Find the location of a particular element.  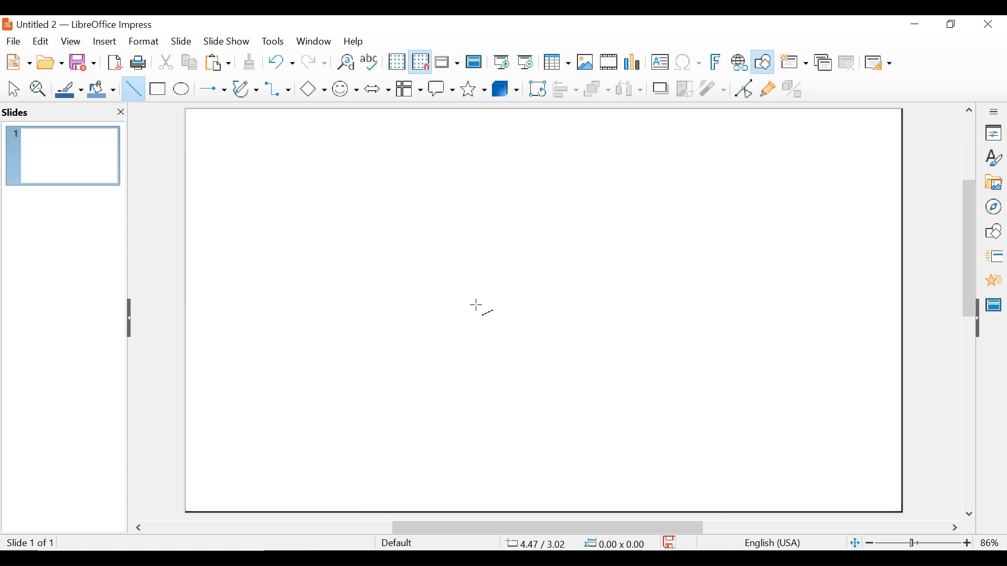

Toggle Extrusion is located at coordinates (795, 88).